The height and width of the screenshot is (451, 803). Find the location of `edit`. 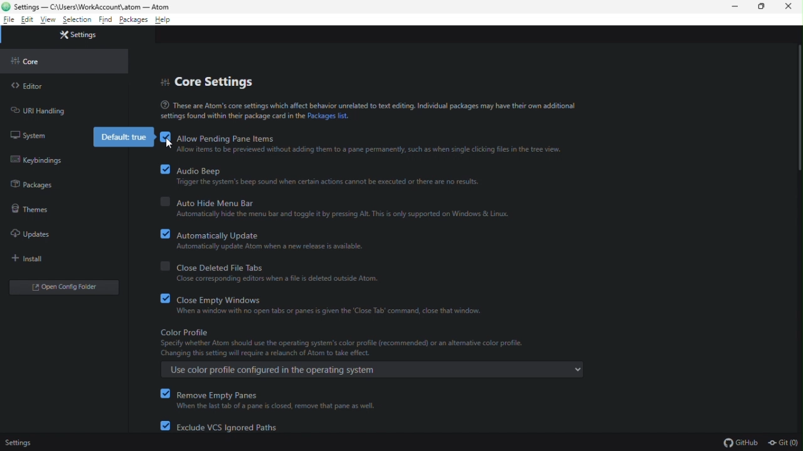

edit is located at coordinates (28, 21).